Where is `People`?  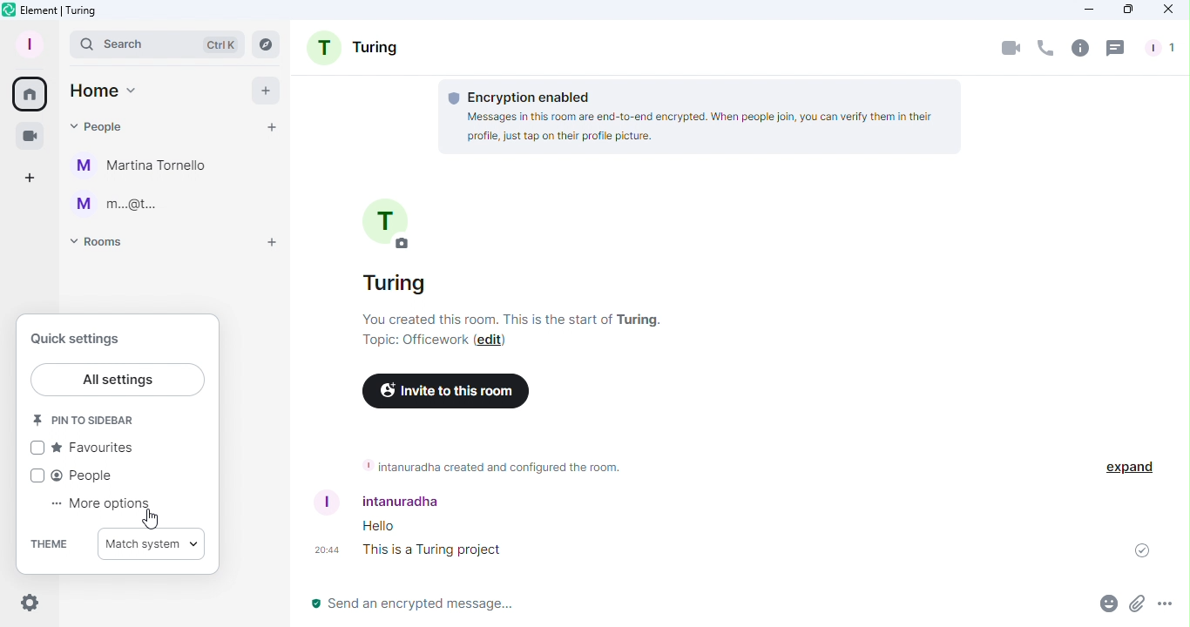 People is located at coordinates (78, 472).